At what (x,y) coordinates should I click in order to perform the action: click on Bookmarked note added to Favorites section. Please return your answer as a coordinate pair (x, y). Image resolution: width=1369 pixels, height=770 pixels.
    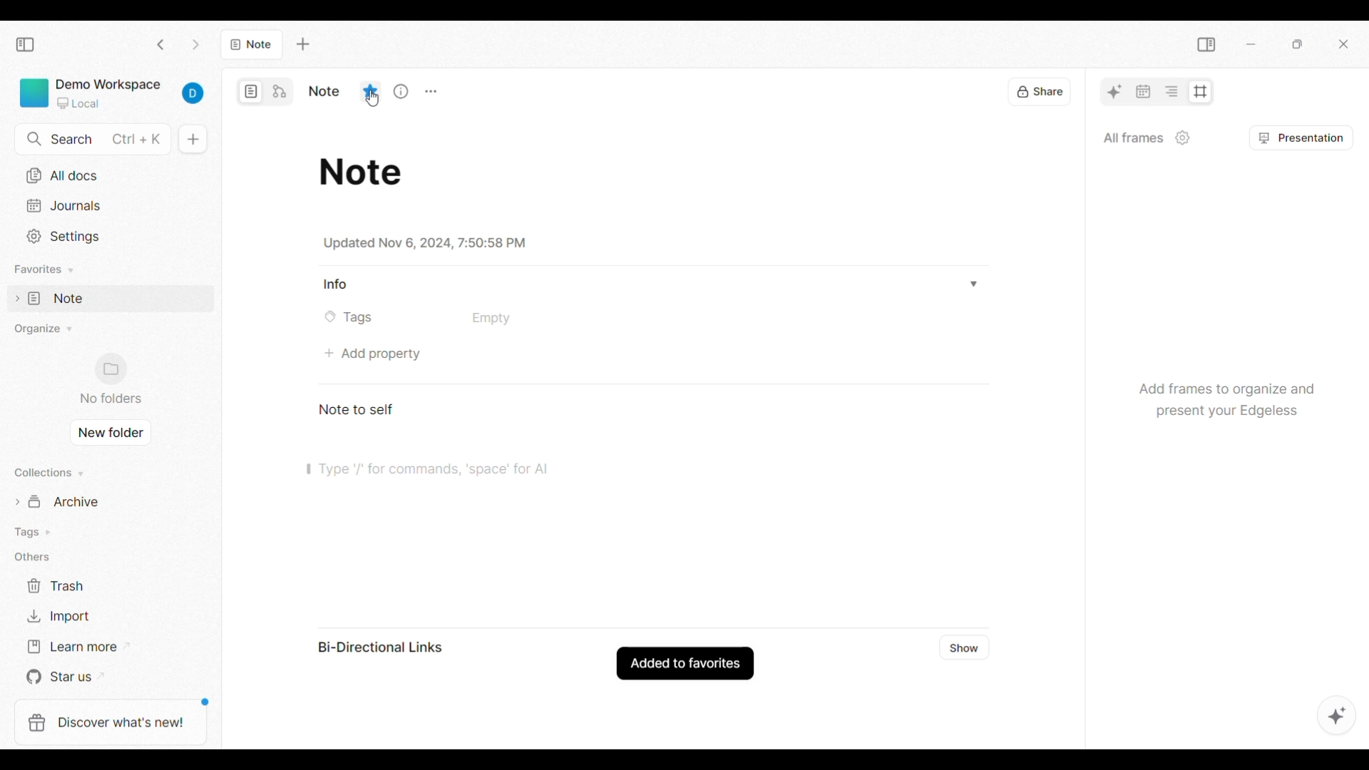
    Looking at the image, I should click on (108, 298).